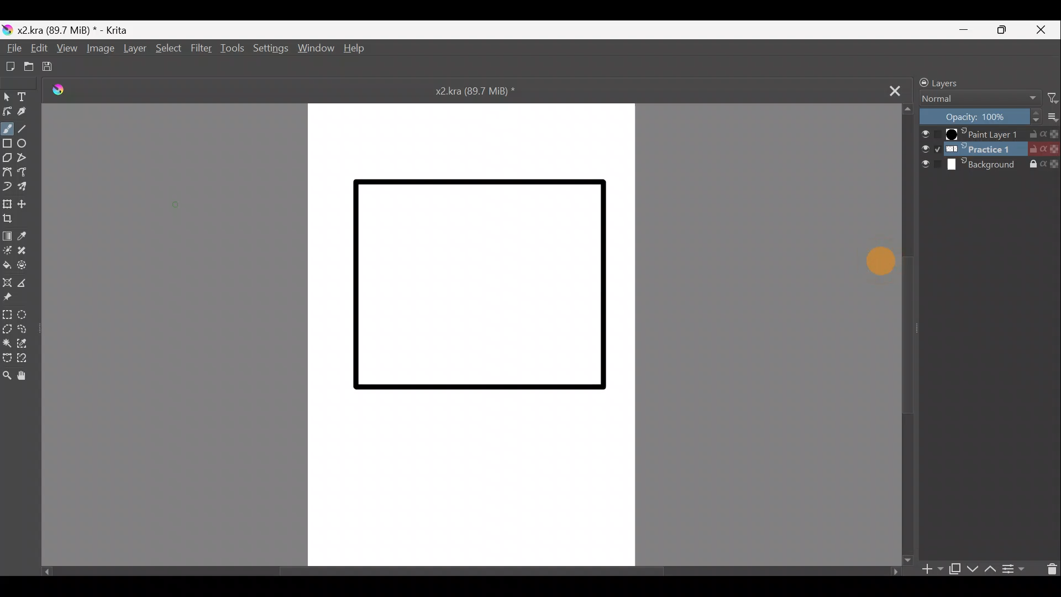 This screenshot has height=597, width=1061. I want to click on Enclose & fill tool, so click(28, 265).